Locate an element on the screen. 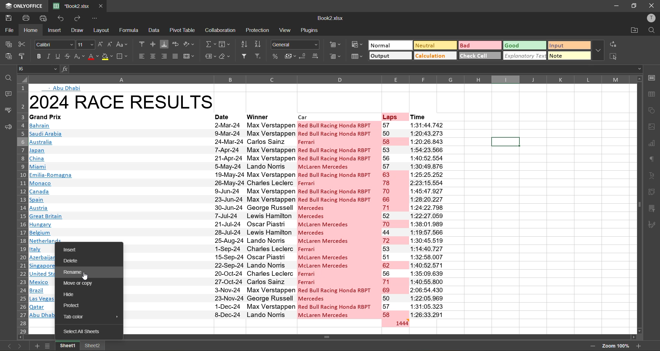  insert is located at coordinates (76, 250).